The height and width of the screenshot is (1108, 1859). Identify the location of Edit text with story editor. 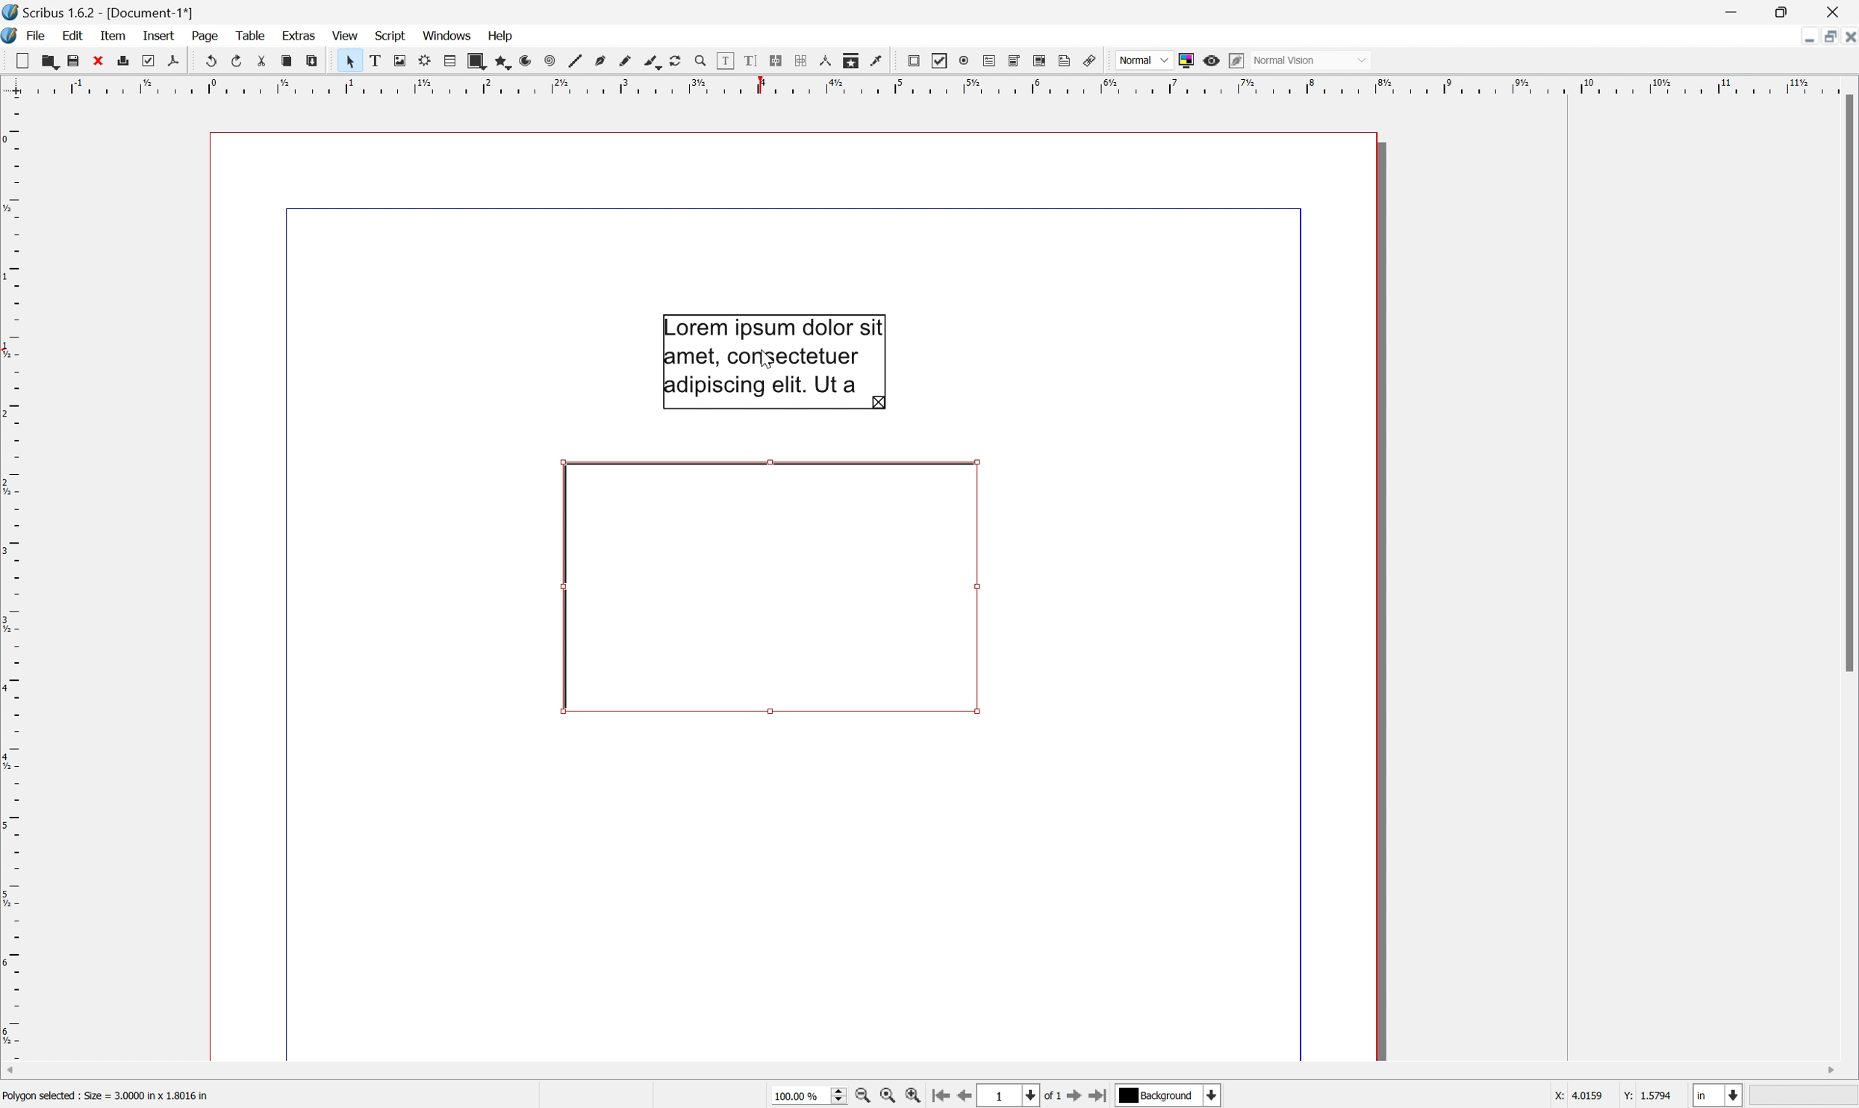
(747, 60).